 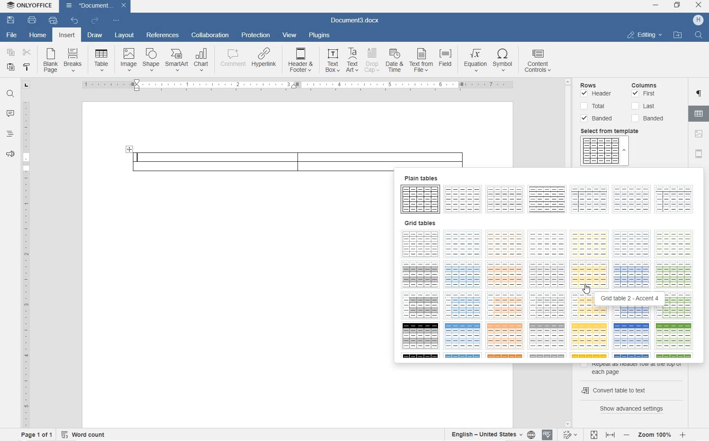 What do you see at coordinates (38, 34) in the screenshot?
I see `HOME` at bounding box center [38, 34].